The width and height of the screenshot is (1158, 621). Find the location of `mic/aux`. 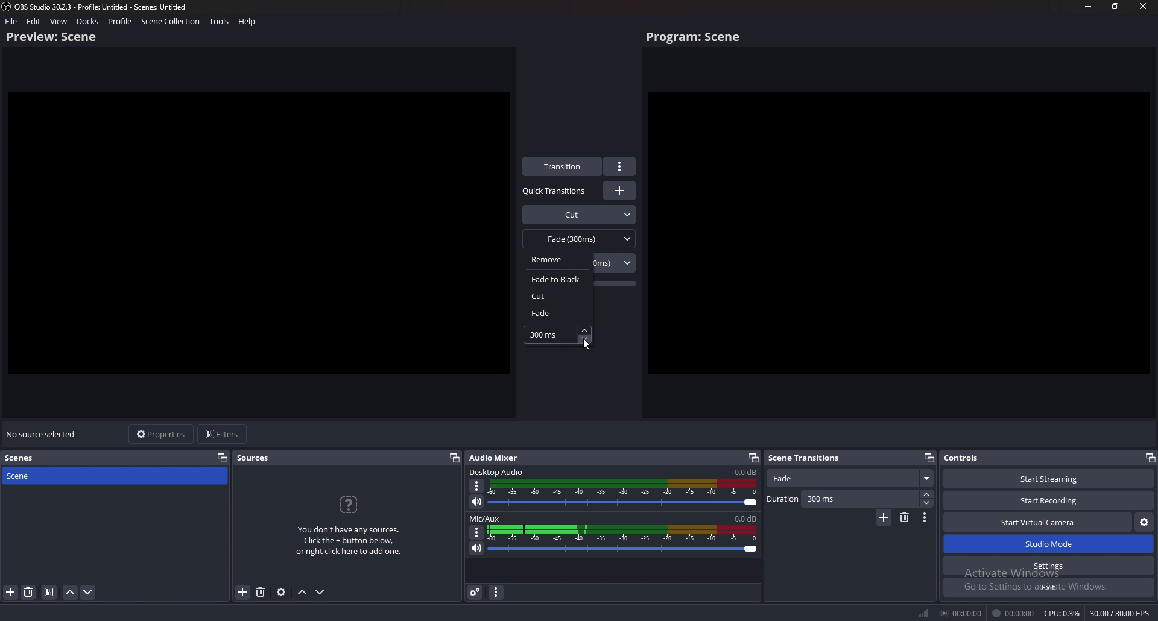

mic/aux is located at coordinates (487, 518).